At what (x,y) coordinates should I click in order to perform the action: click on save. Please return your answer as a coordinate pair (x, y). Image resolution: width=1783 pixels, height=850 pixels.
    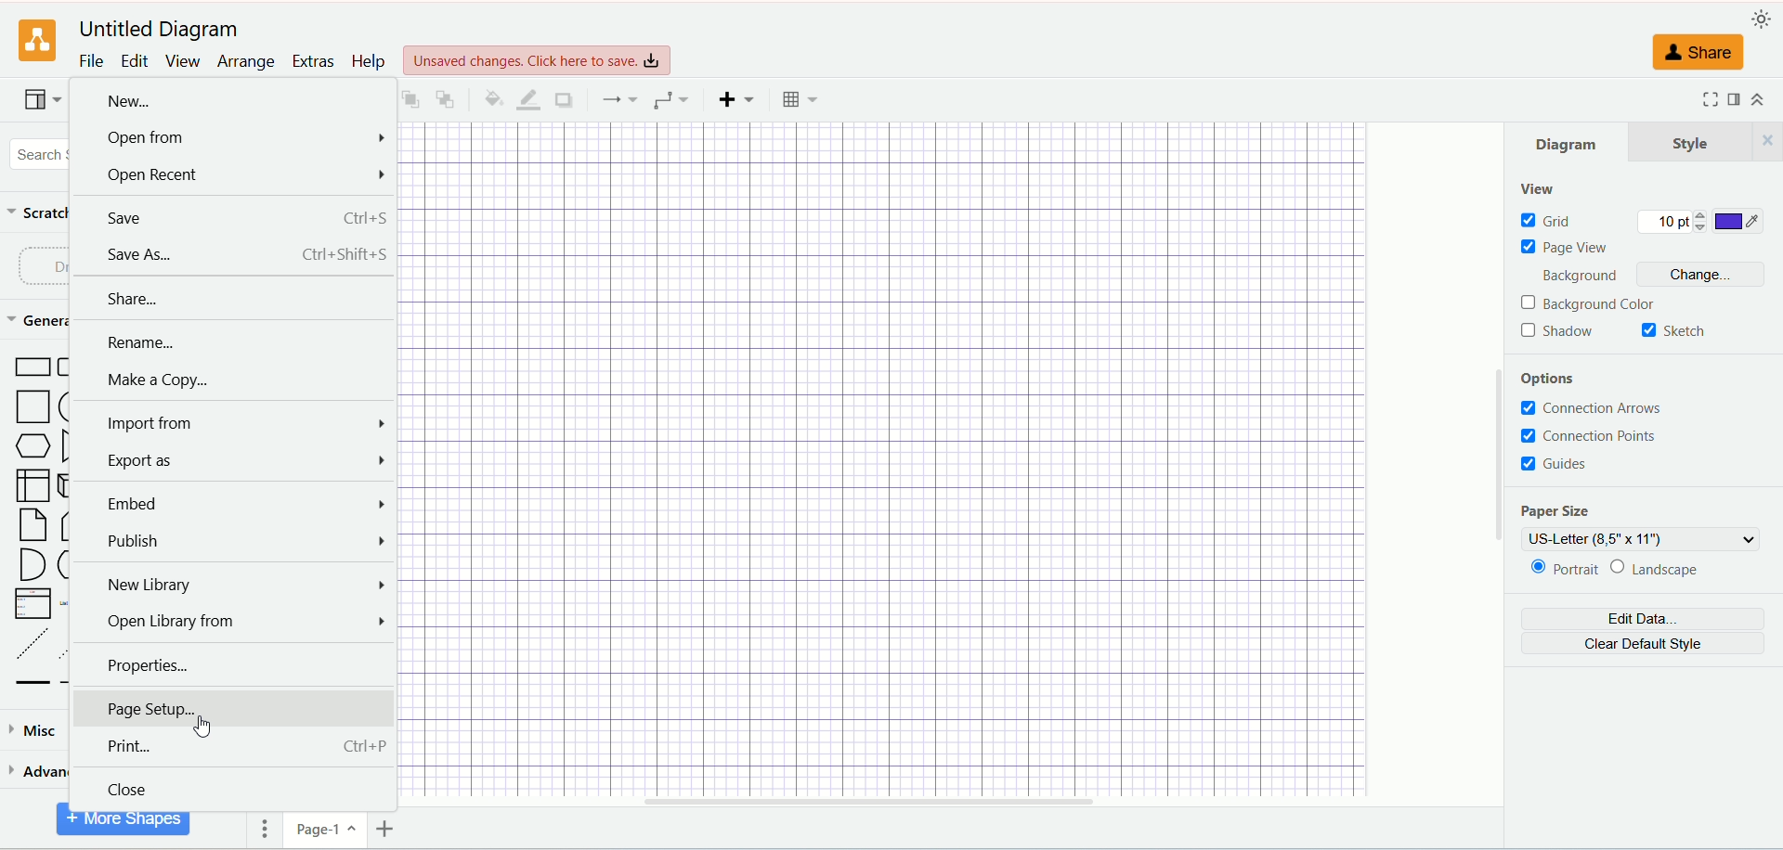
    Looking at the image, I should click on (232, 217).